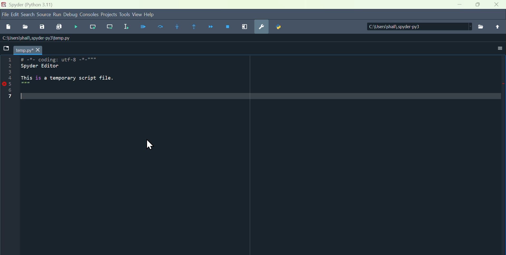 The image size is (506, 255). What do you see at coordinates (33, 49) in the screenshot?
I see `temp.py` at bounding box center [33, 49].